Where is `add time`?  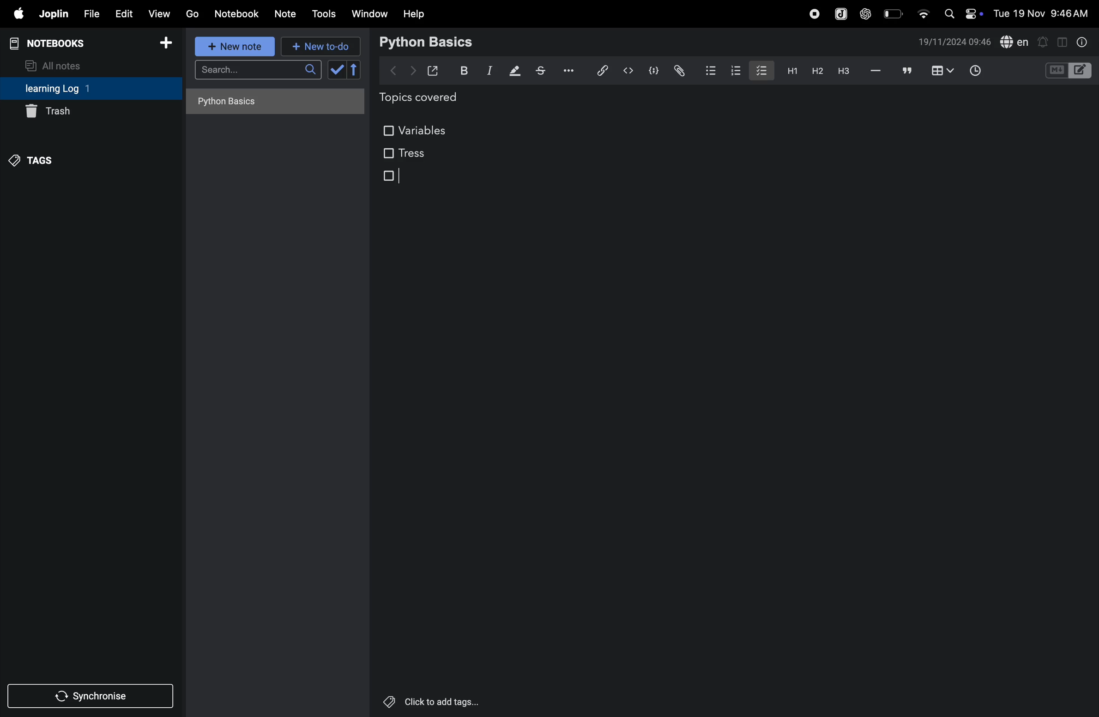 add time is located at coordinates (986, 72).